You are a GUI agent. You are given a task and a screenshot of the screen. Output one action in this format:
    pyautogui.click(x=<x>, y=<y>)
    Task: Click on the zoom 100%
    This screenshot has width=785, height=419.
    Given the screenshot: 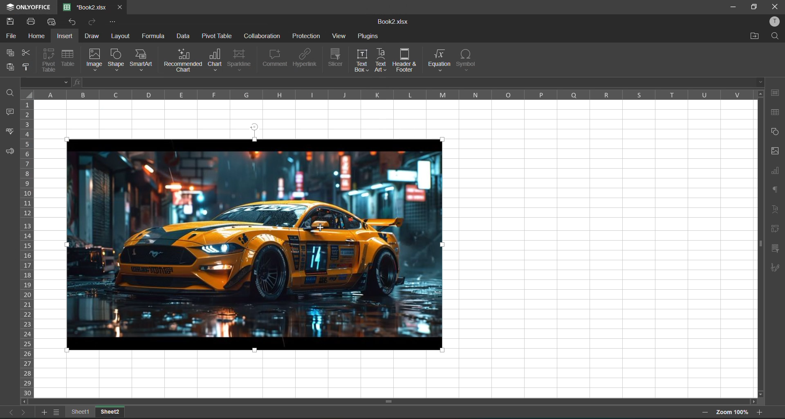 What is the action you would take?
    pyautogui.click(x=733, y=413)
    